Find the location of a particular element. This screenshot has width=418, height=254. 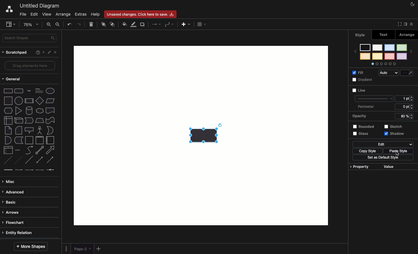

Add is located at coordinates (99, 248).